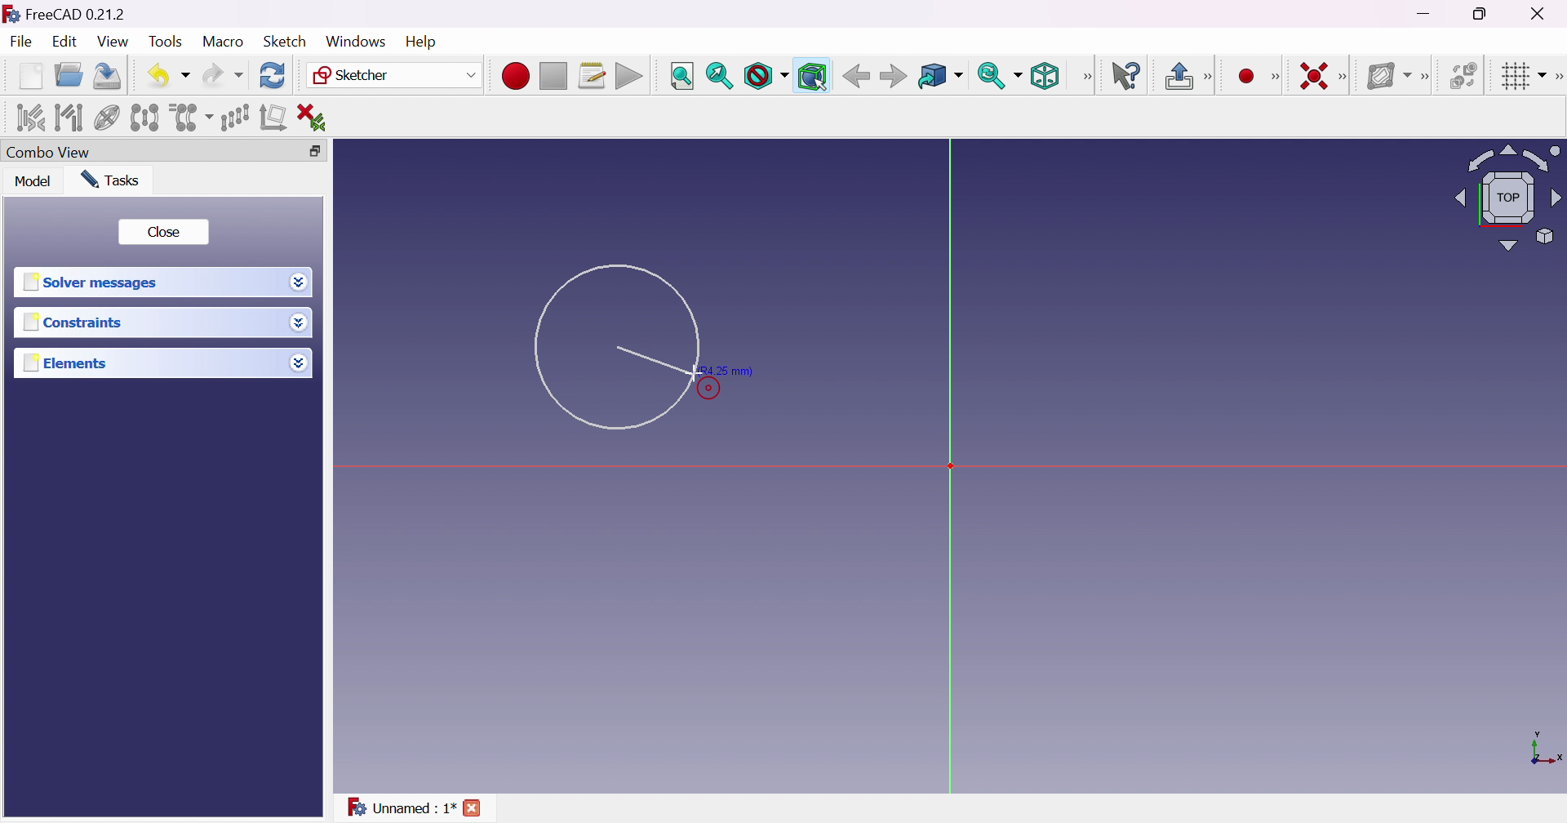 This screenshot has height=823, width=1567. I want to click on Fit all, so click(681, 75).